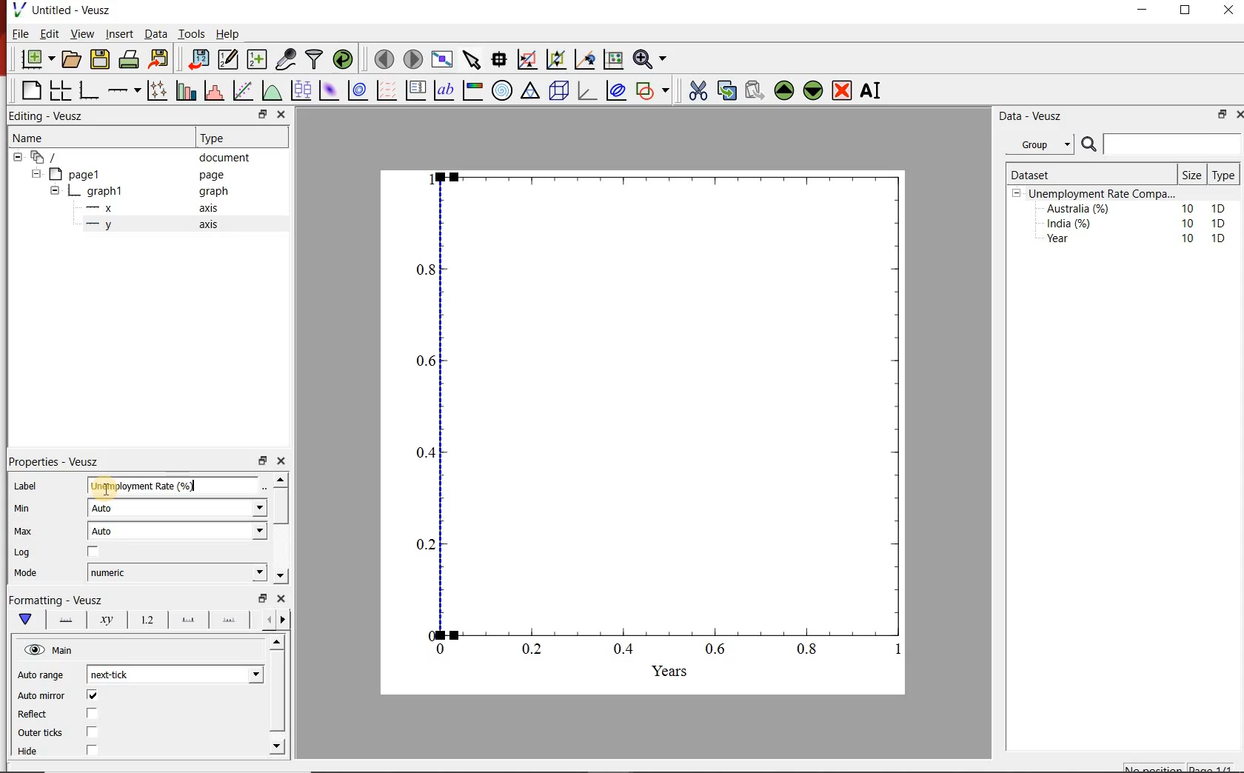 This screenshot has height=773, width=1244. I want to click on Size, so click(1194, 175).